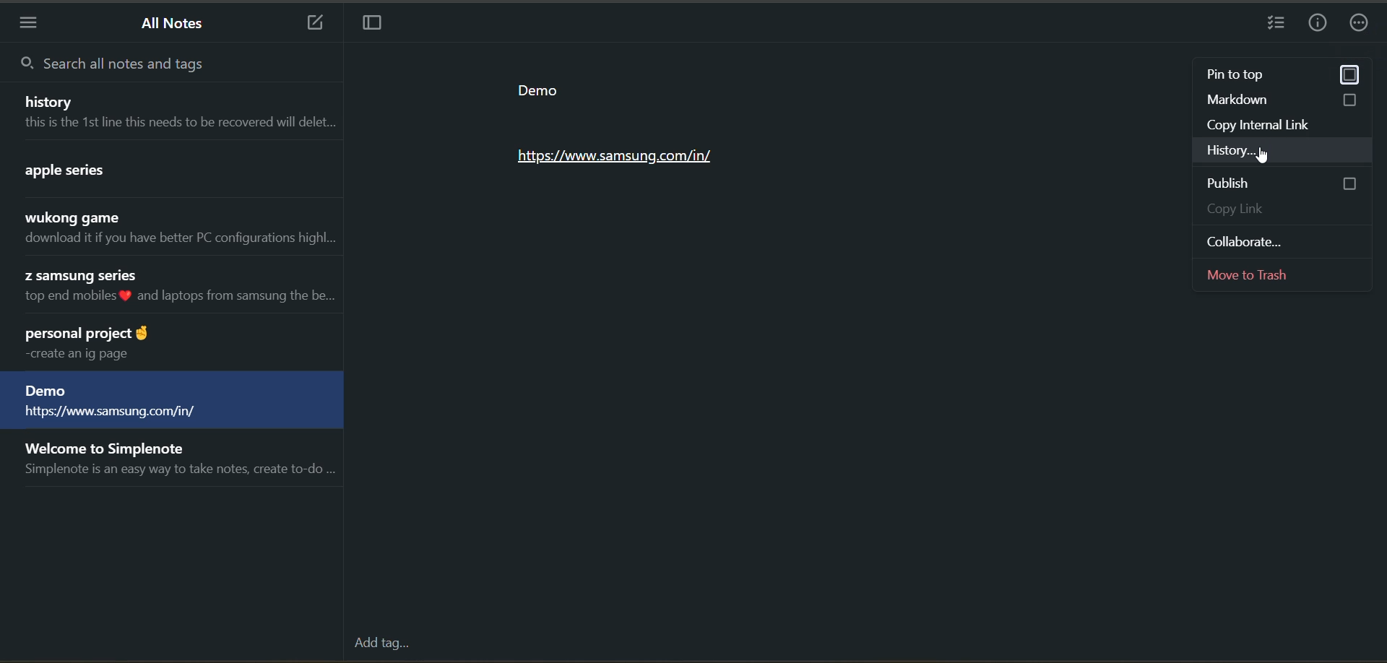 Image resolution: width=1387 pixels, height=663 pixels. What do you see at coordinates (1288, 125) in the screenshot?
I see `copy internal link` at bounding box center [1288, 125].